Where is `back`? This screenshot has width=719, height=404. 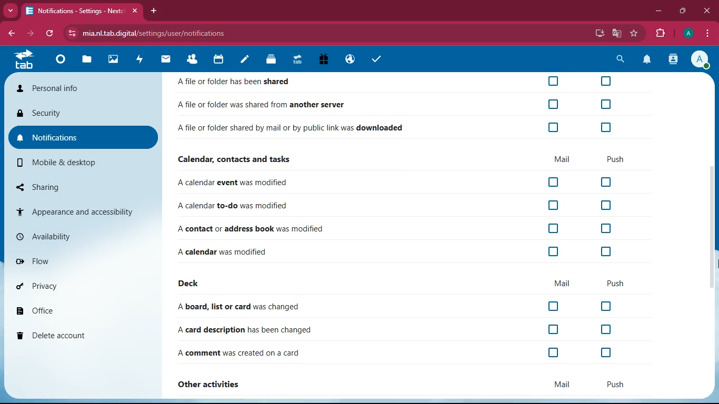 back is located at coordinates (12, 33).